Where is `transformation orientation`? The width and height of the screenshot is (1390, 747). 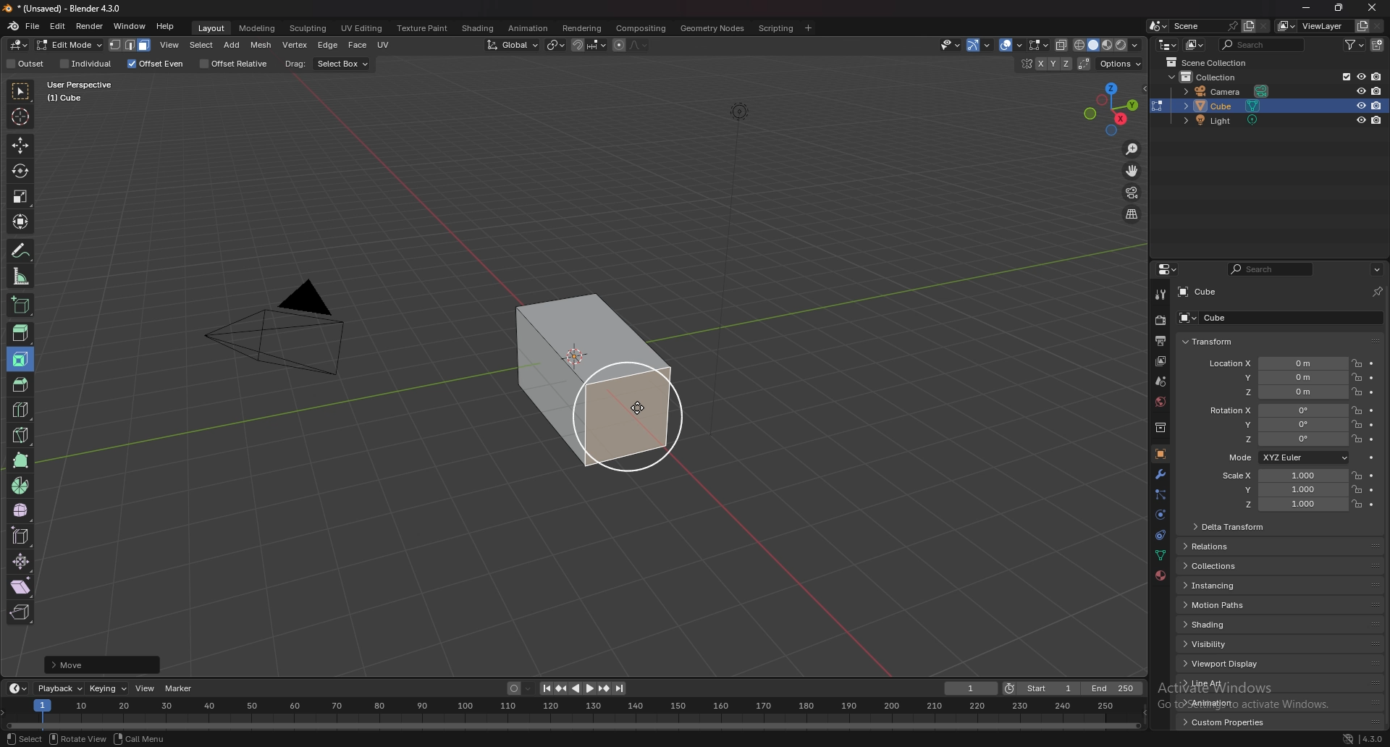
transformation orientation is located at coordinates (515, 46).